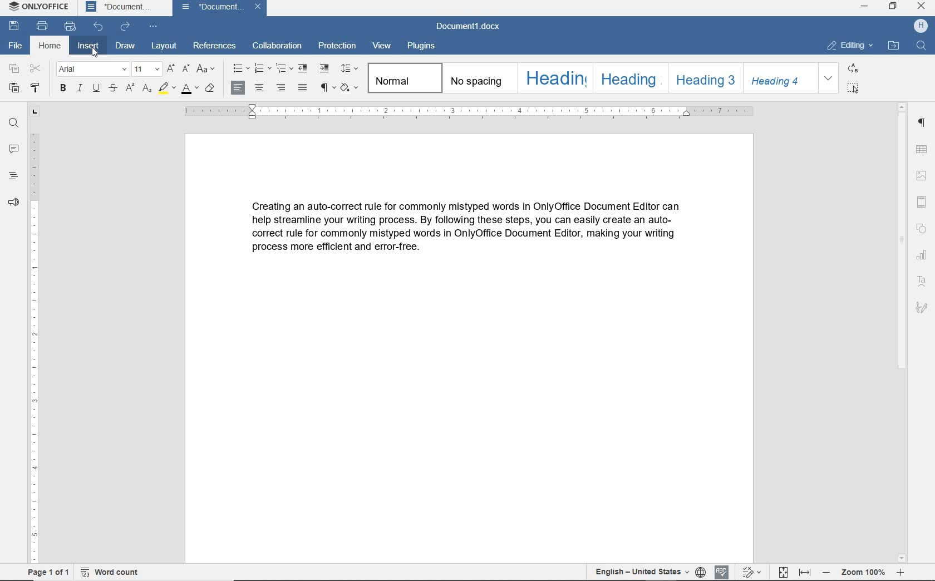 The height and width of the screenshot is (581, 935). I want to click on save, so click(14, 26).